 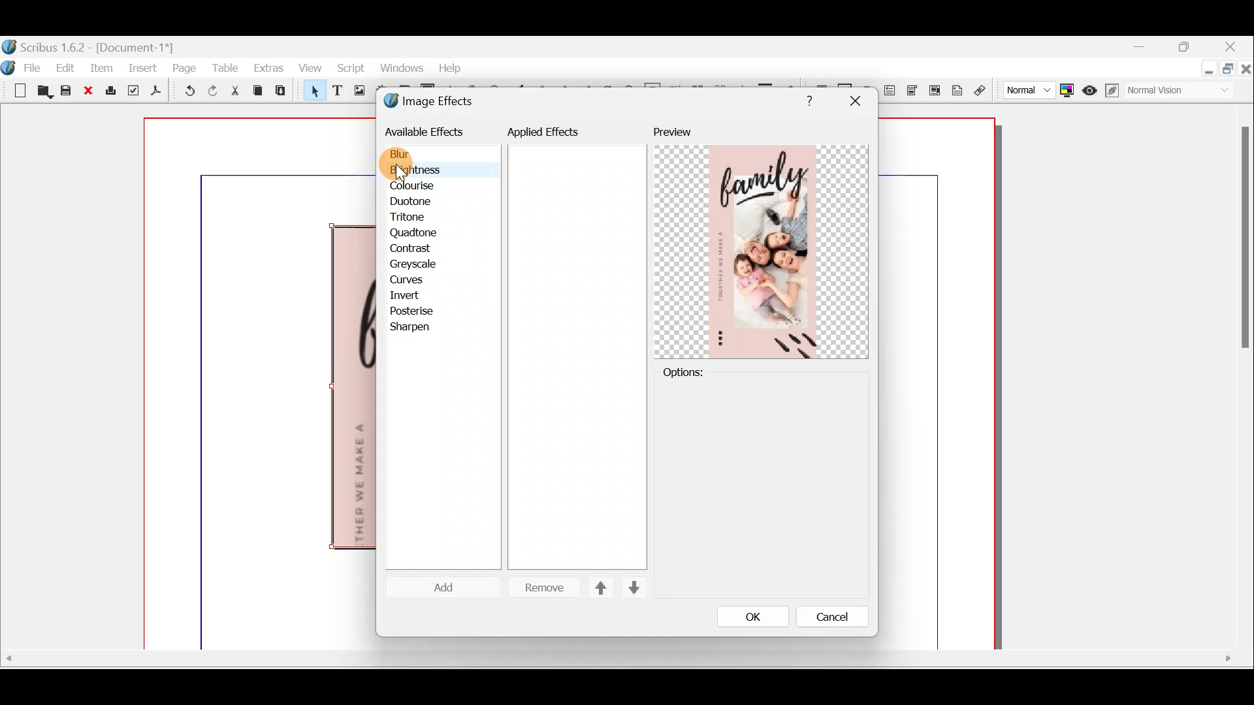 I want to click on Close, so click(x=1246, y=71).